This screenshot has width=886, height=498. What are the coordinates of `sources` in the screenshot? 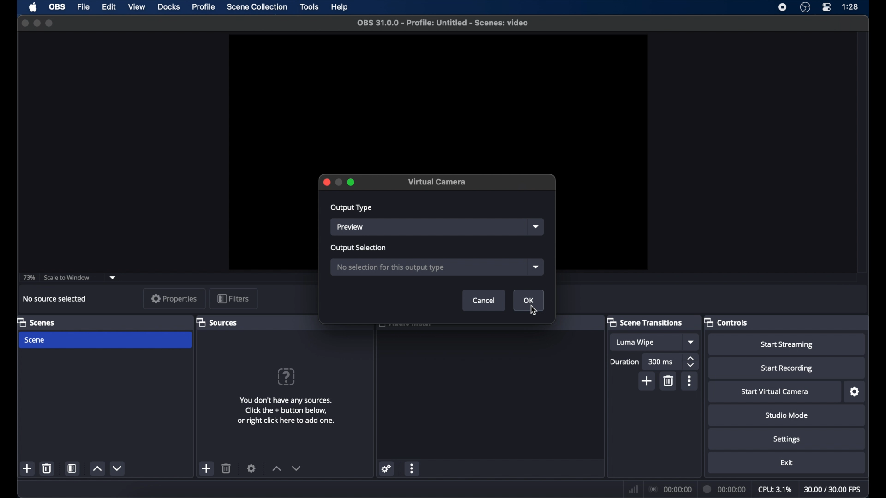 It's located at (219, 323).